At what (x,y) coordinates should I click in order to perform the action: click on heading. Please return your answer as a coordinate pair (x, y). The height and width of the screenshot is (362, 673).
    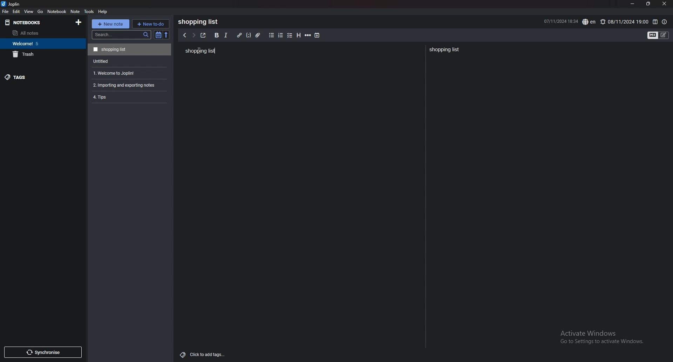
    Looking at the image, I should click on (299, 35).